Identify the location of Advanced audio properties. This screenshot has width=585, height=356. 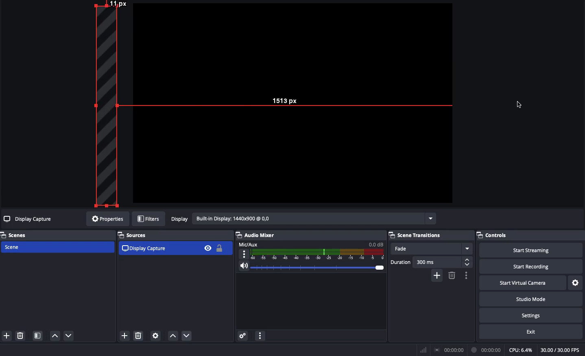
(242, 336).